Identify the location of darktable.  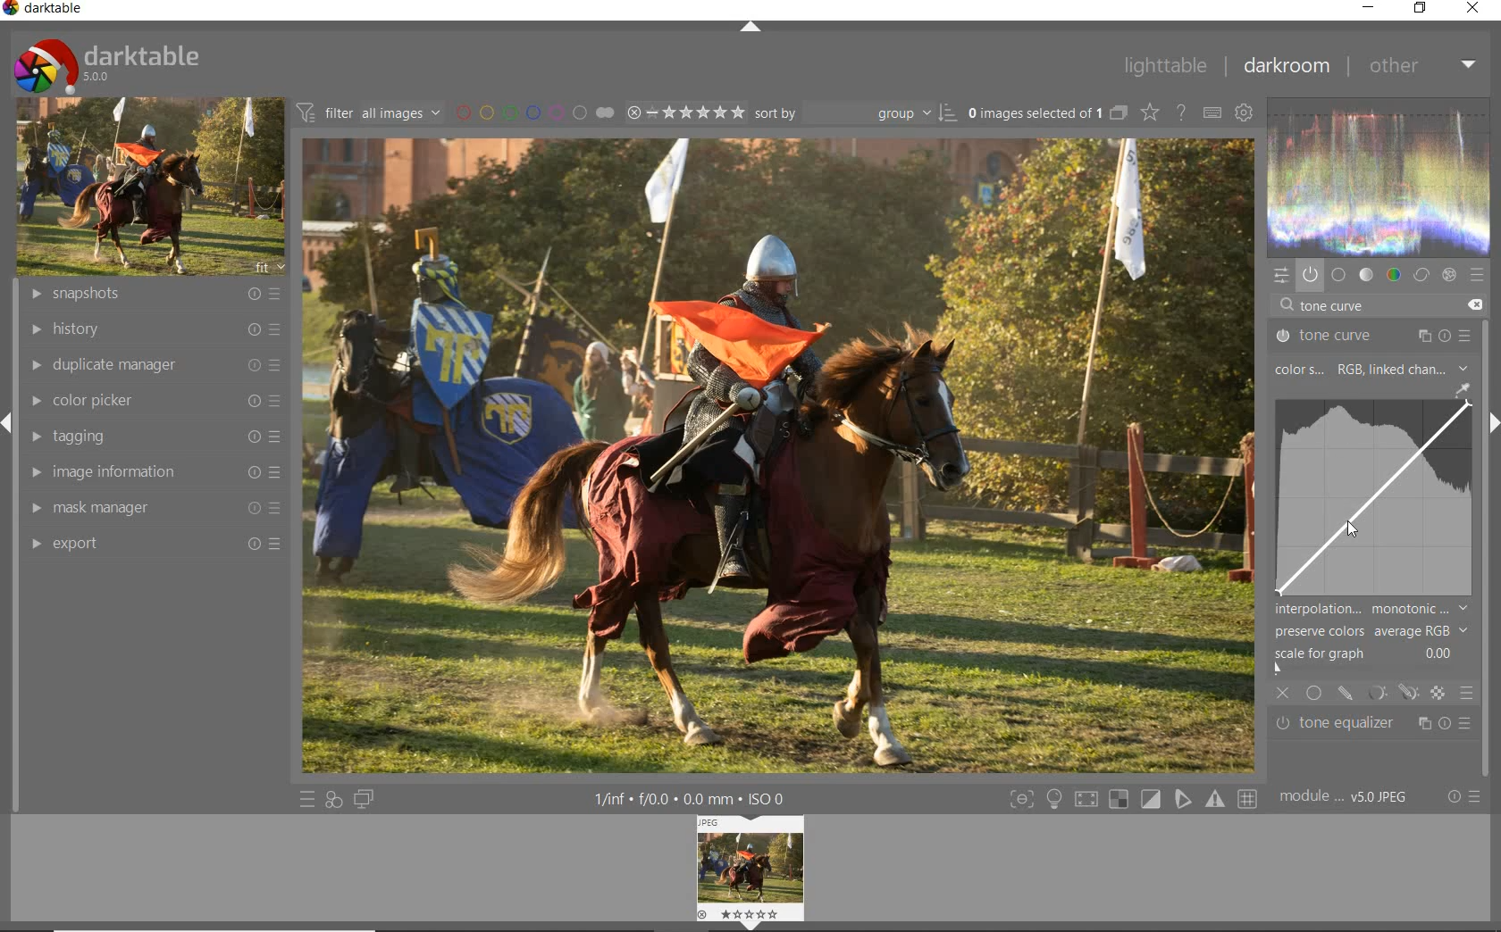
(48, 11).